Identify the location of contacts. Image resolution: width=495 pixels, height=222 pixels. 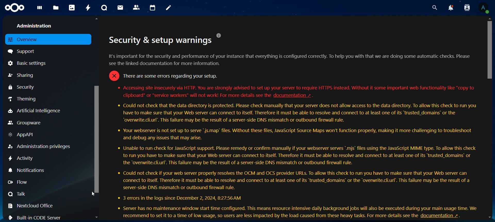
(137, 8).